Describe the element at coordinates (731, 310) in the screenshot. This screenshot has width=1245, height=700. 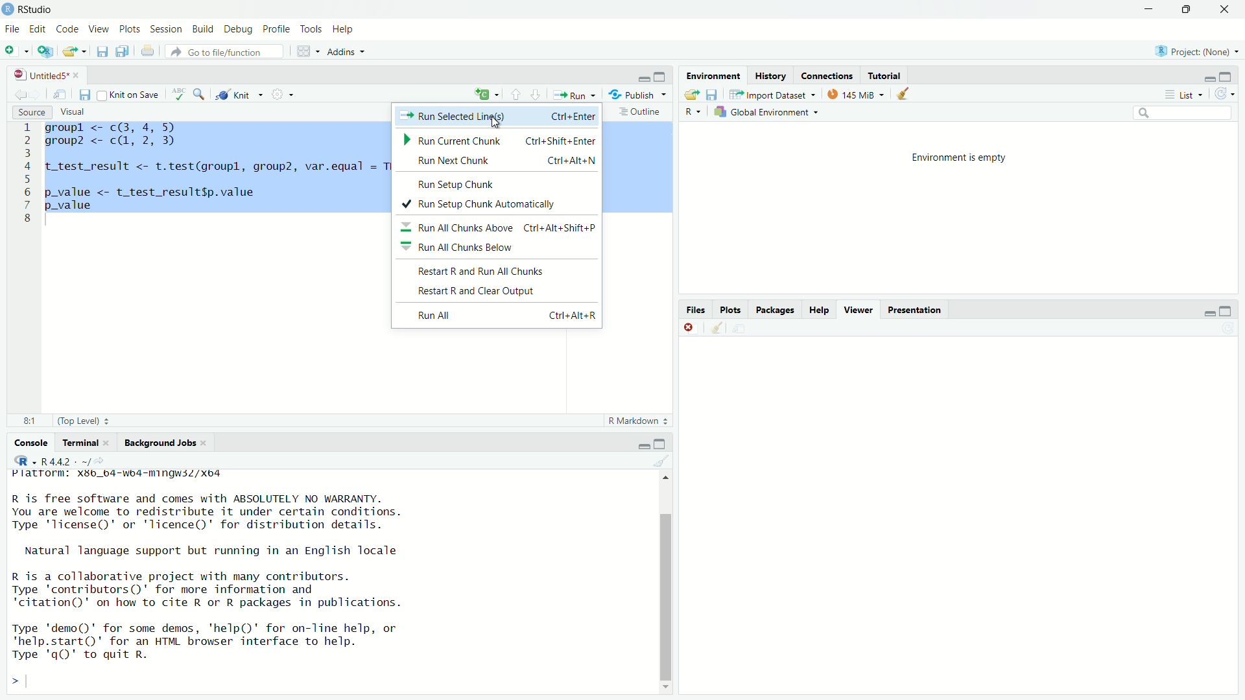
I see `Plots` at that location.